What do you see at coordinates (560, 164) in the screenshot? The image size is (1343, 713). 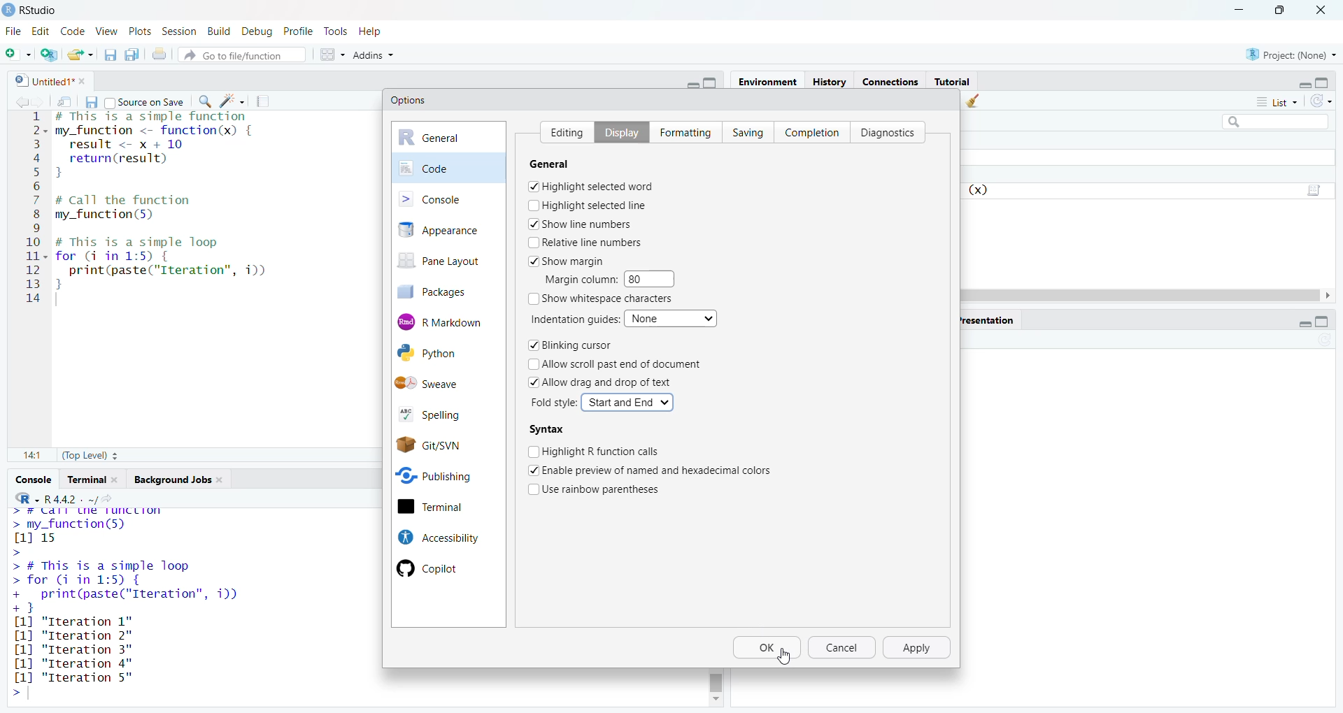 I see `General` at bounding box center [560, 164].